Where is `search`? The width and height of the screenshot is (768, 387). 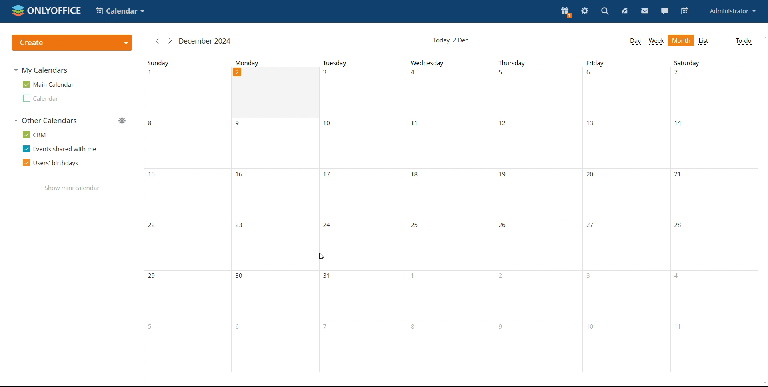 search is located at coordinates (604, 12).